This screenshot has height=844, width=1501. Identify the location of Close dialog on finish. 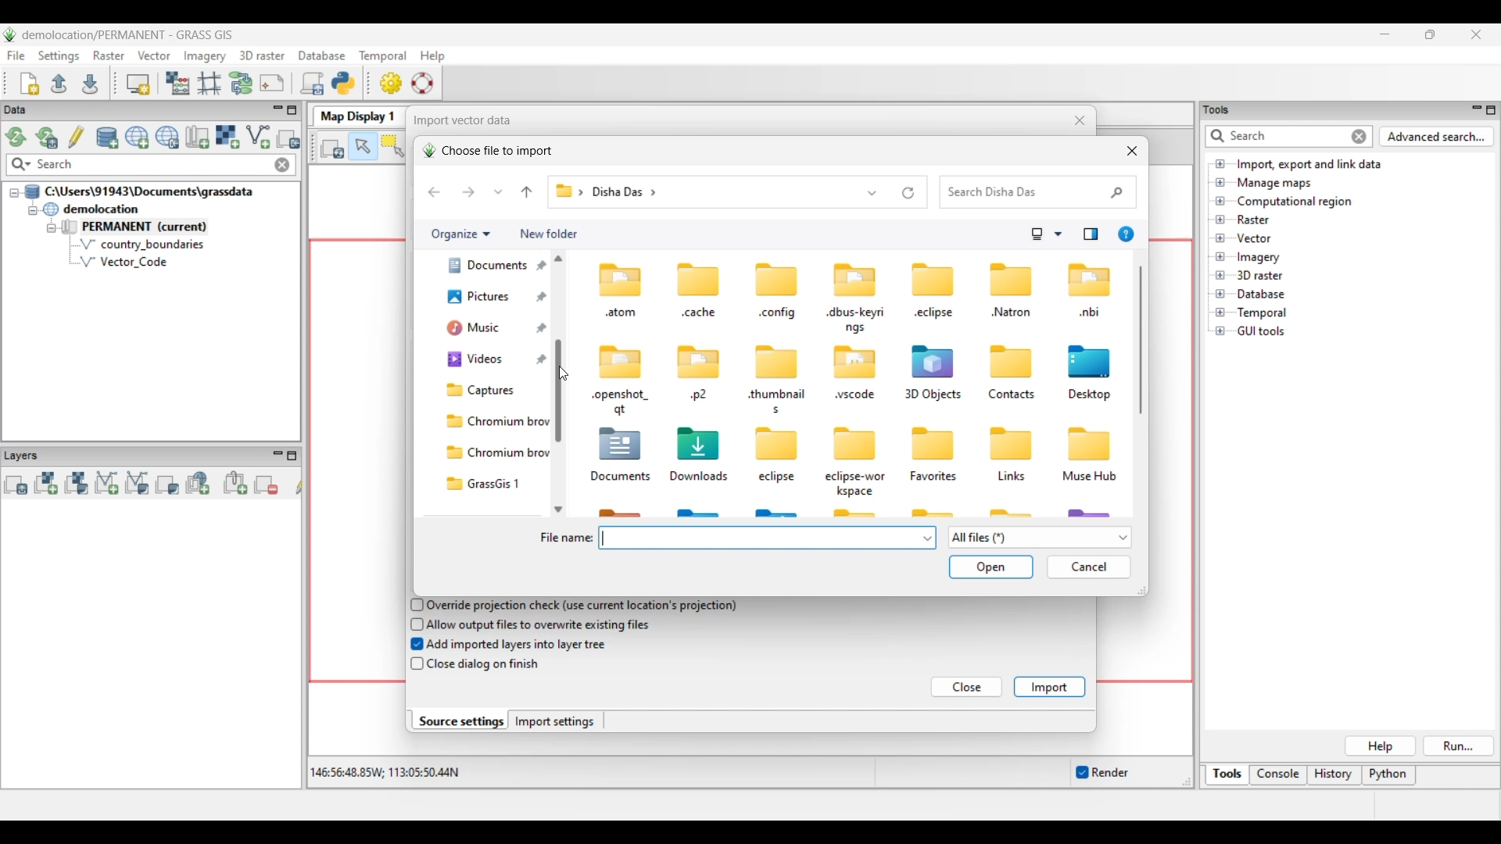
(484, 664).